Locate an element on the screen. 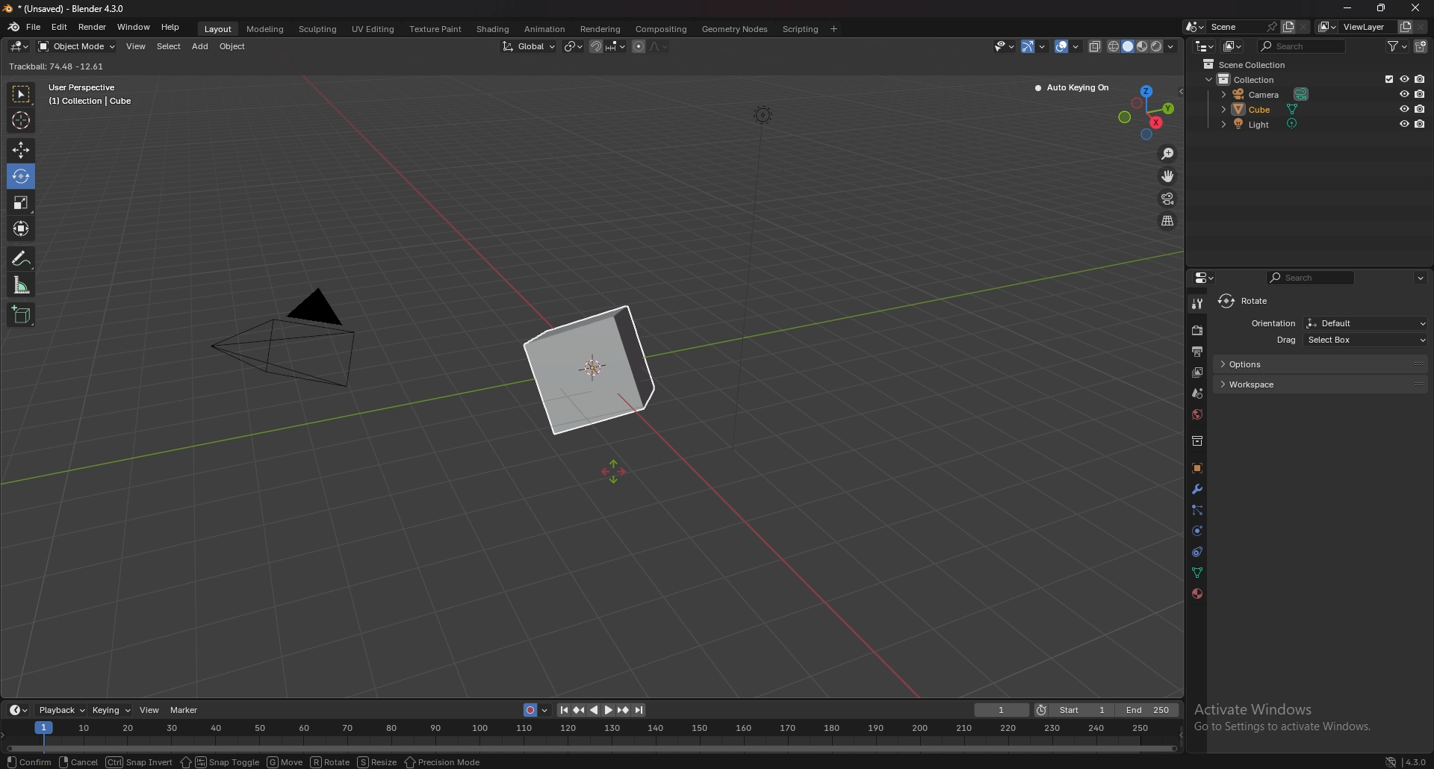 Image resolution: width=1434 pixels, height=769 pixels. material is located at coordinates (1196, 594).